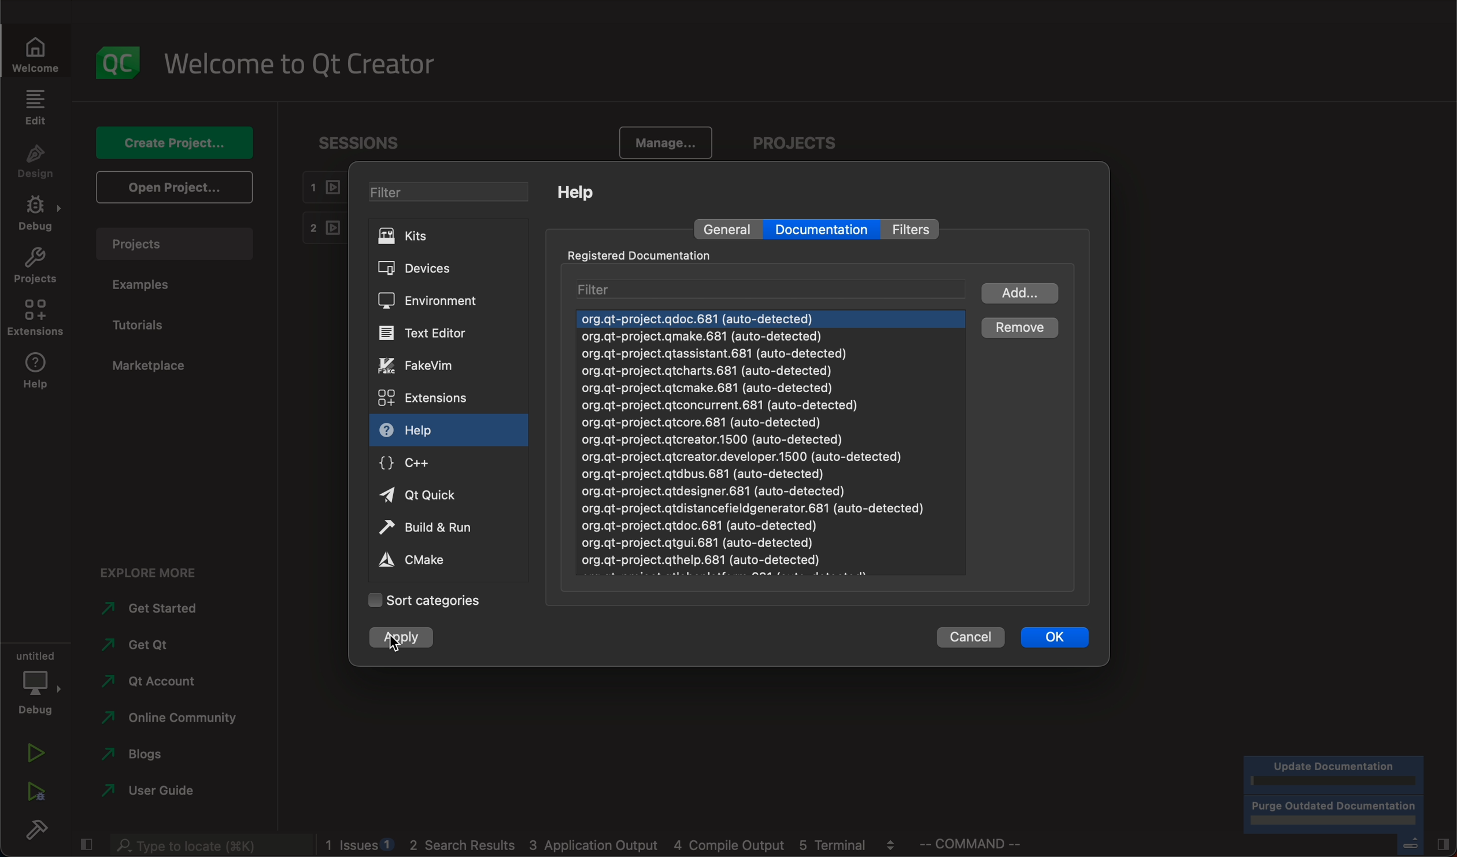 The height and width of the screenshot is (857, 1457). What do you see at coordinates (773, 320) in the screenshot?
I see `next document` at bounding box center [773, 320].